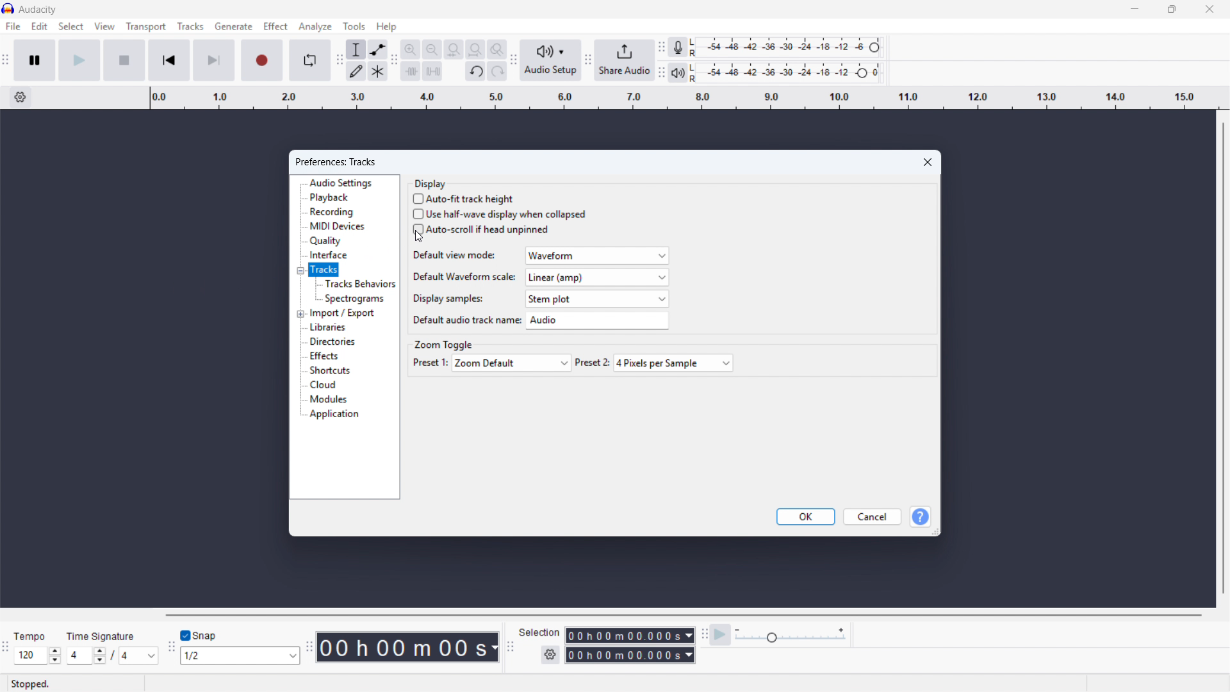 The width and height of the screenshot is (1230, 692). What do you see at coordinates (790, 72) in the screenshot?
I see `playback level` at bounding box center [790, 72].